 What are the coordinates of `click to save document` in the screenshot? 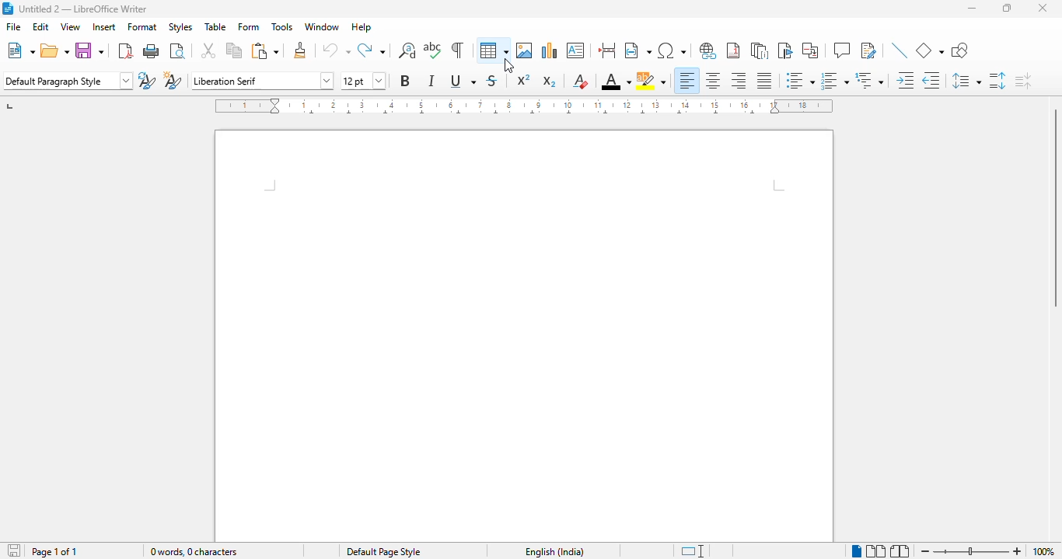 It's located at (15, 550).